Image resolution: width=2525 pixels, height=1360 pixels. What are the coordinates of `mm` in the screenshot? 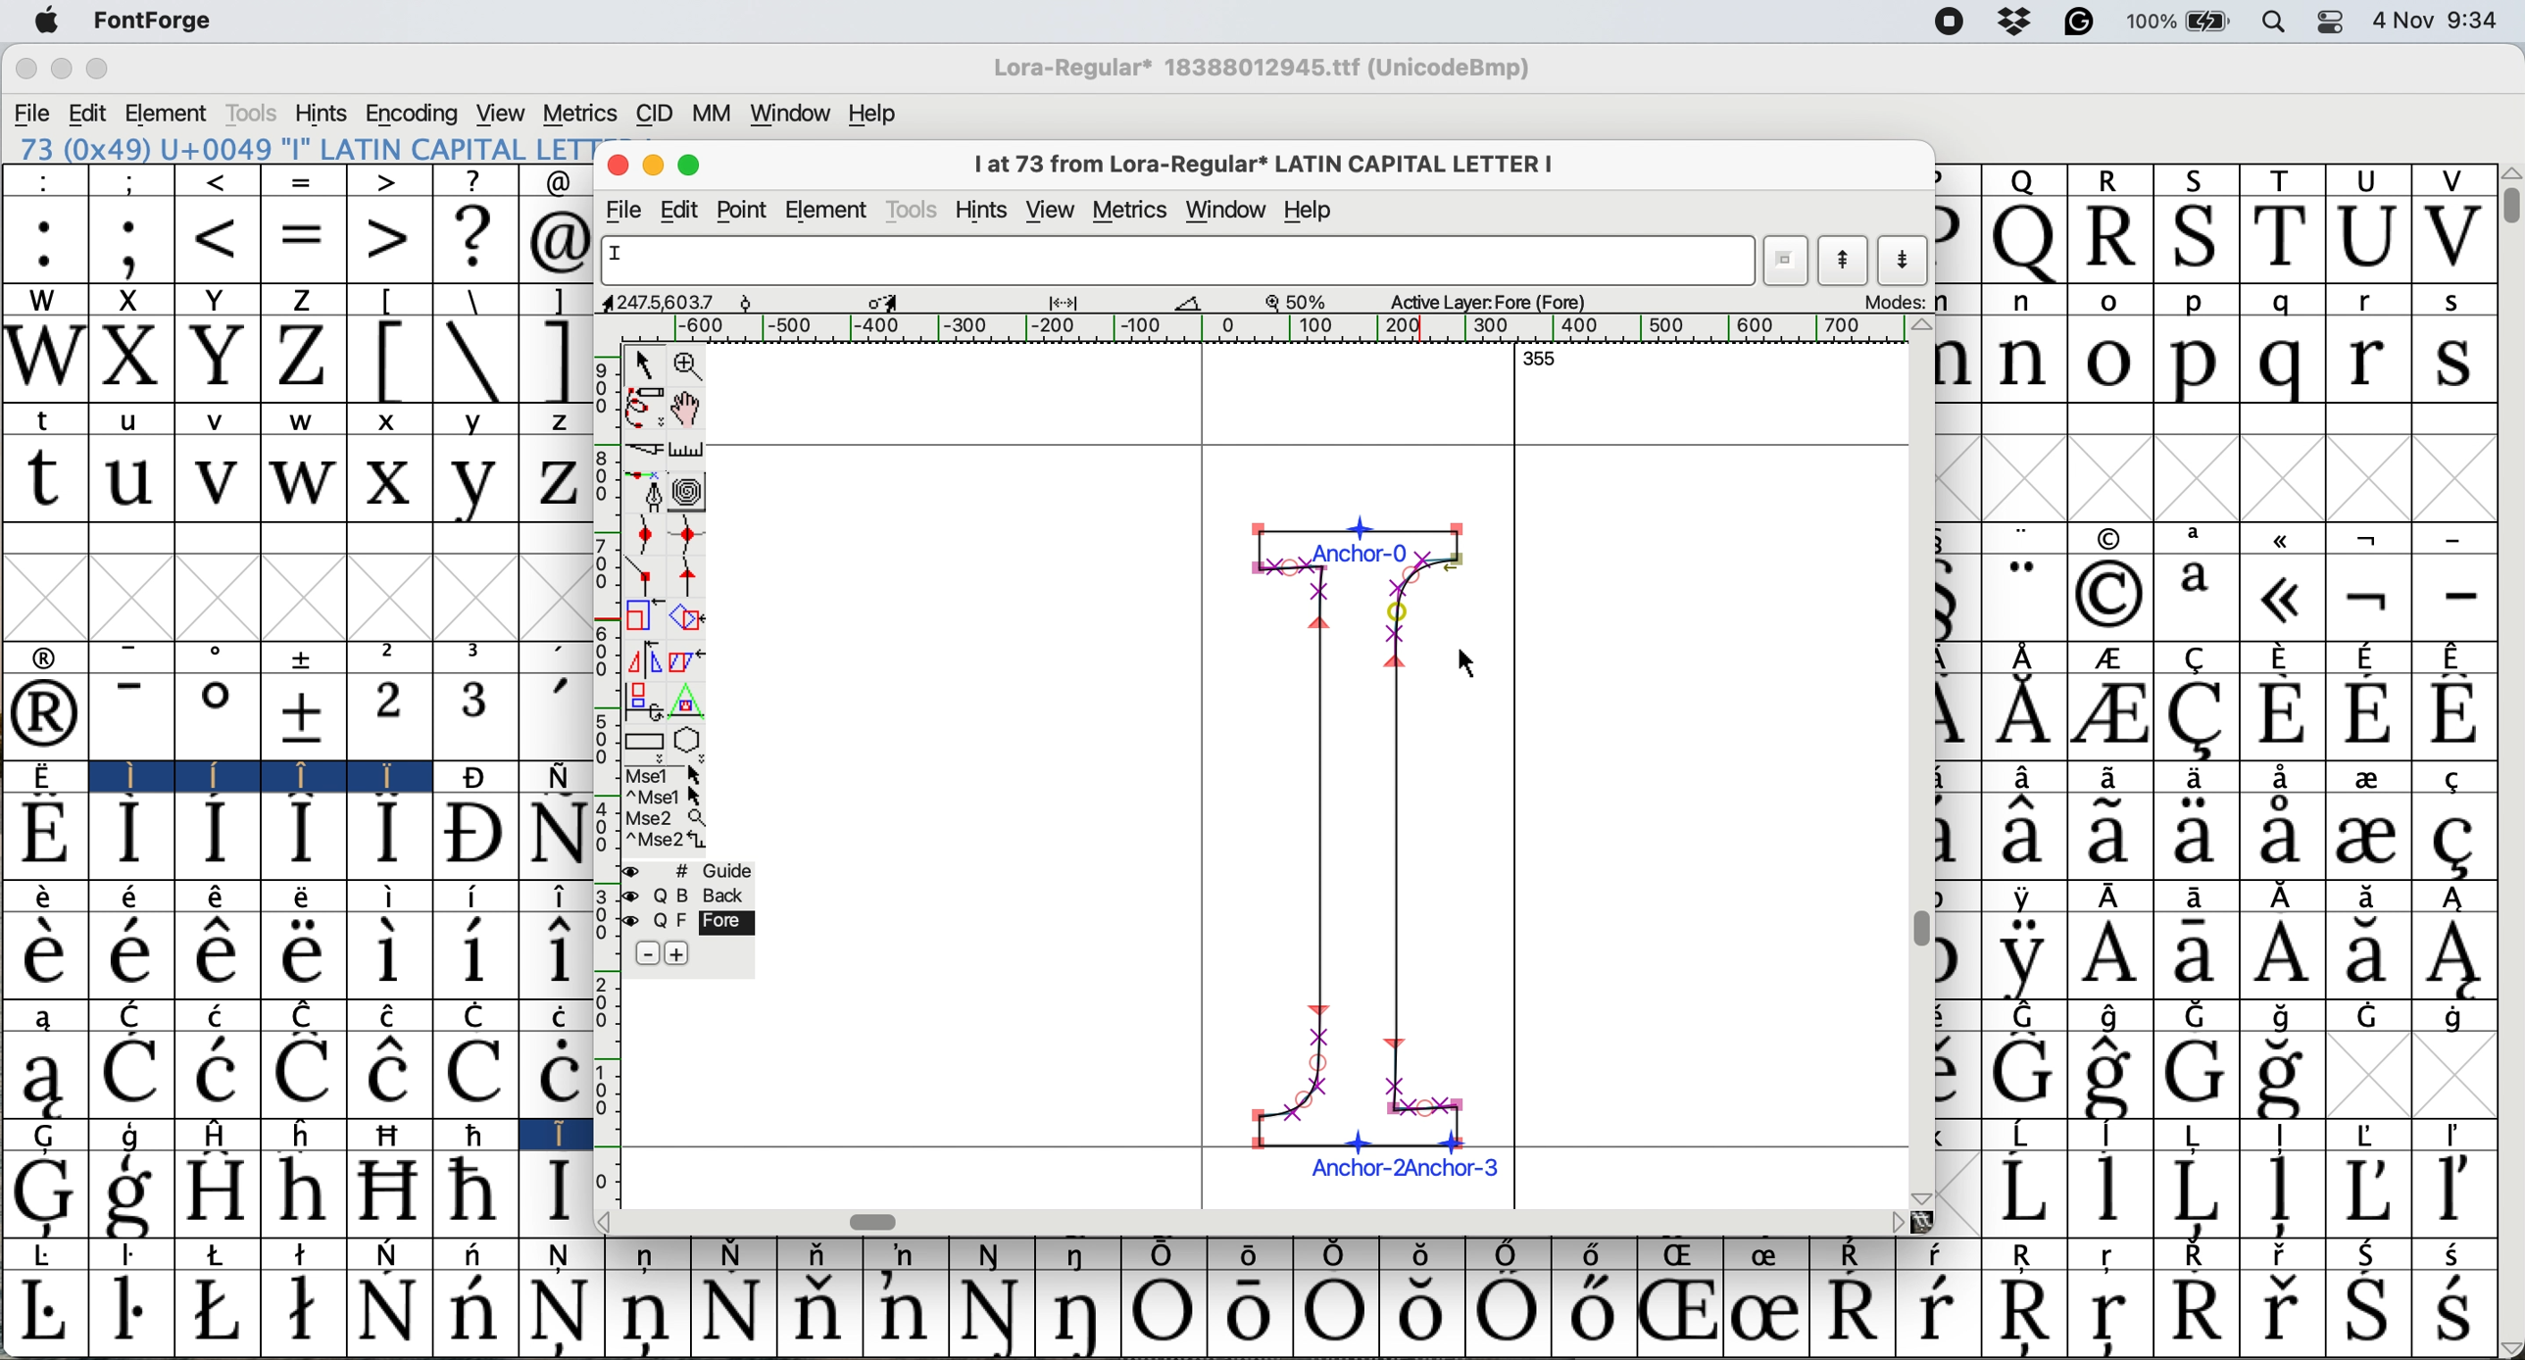 It's located at (709, 113).